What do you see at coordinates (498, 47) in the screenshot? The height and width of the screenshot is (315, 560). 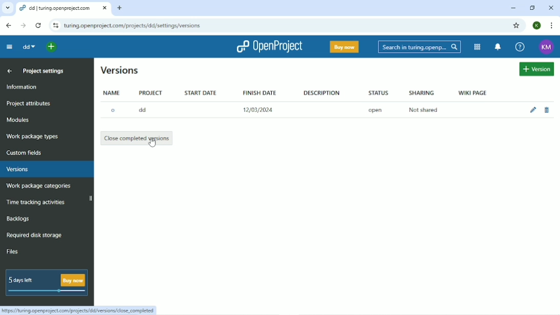 I see `notification` at bounding box center [498, 47].